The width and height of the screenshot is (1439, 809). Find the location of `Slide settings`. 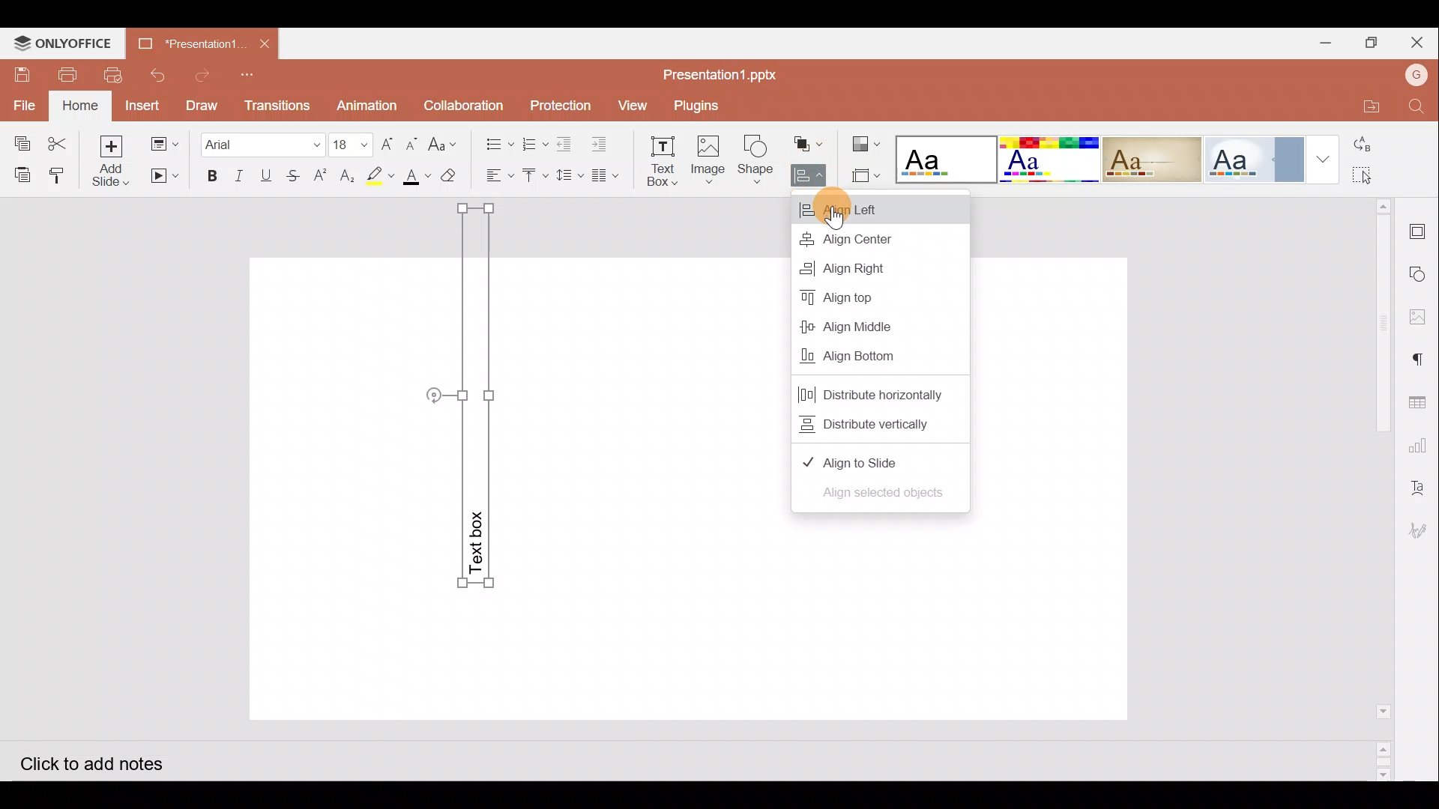

Slide settings is located at coordinates (1422, 229).